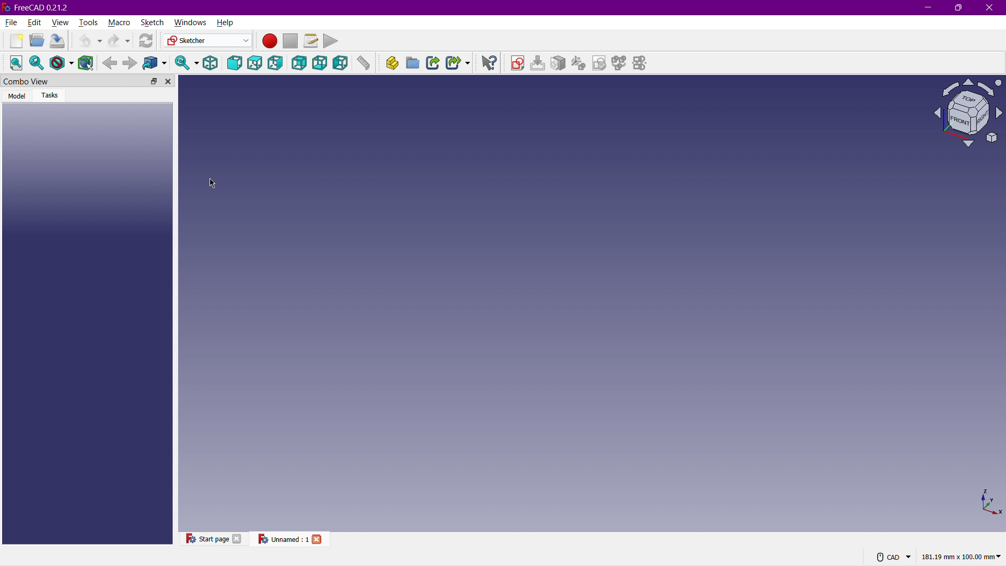 This screenshot has width=1006, height=566. Describe the element at coordinates (110, 61) in the screenshot. I see `Background` at that location.